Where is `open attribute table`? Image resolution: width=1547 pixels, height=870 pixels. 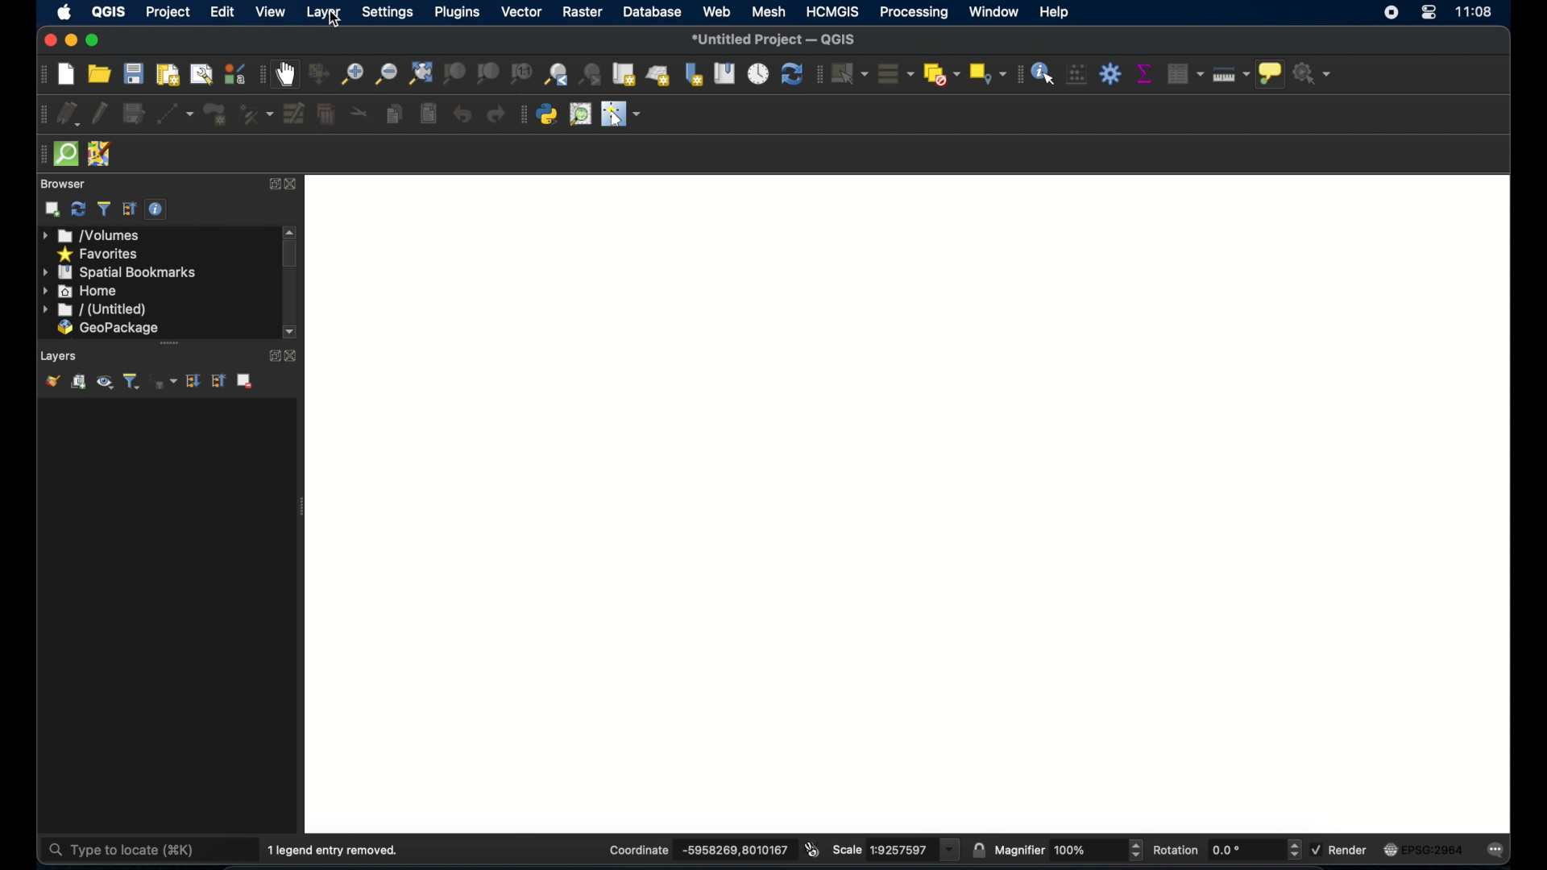
open attribute table is located at coordinates (1182, 72).